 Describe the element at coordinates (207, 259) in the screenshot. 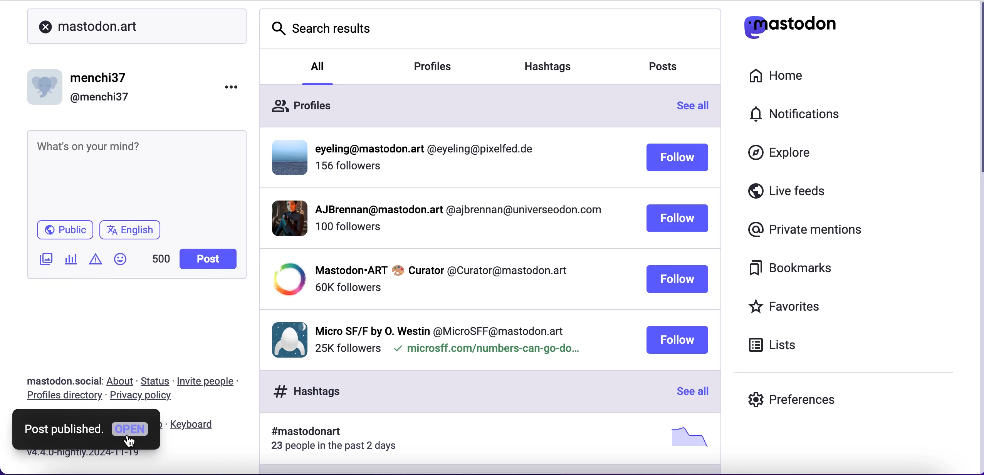

I see `post` at that location.